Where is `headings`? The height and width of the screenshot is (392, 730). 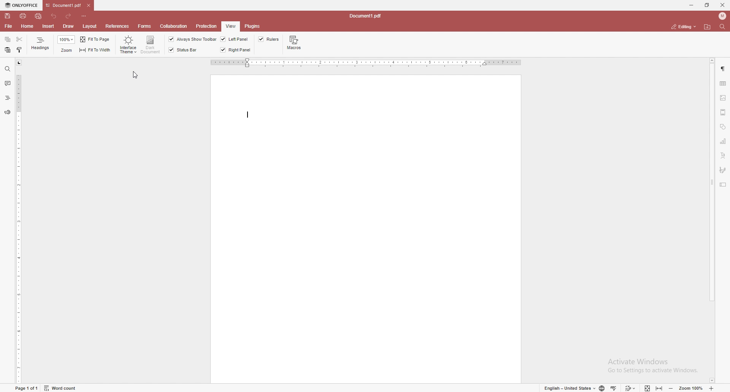
headings is located at coordinates (40, 45).